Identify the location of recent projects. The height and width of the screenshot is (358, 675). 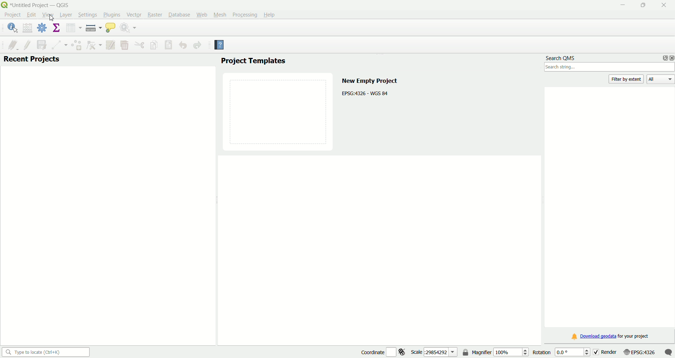
(32, 60).